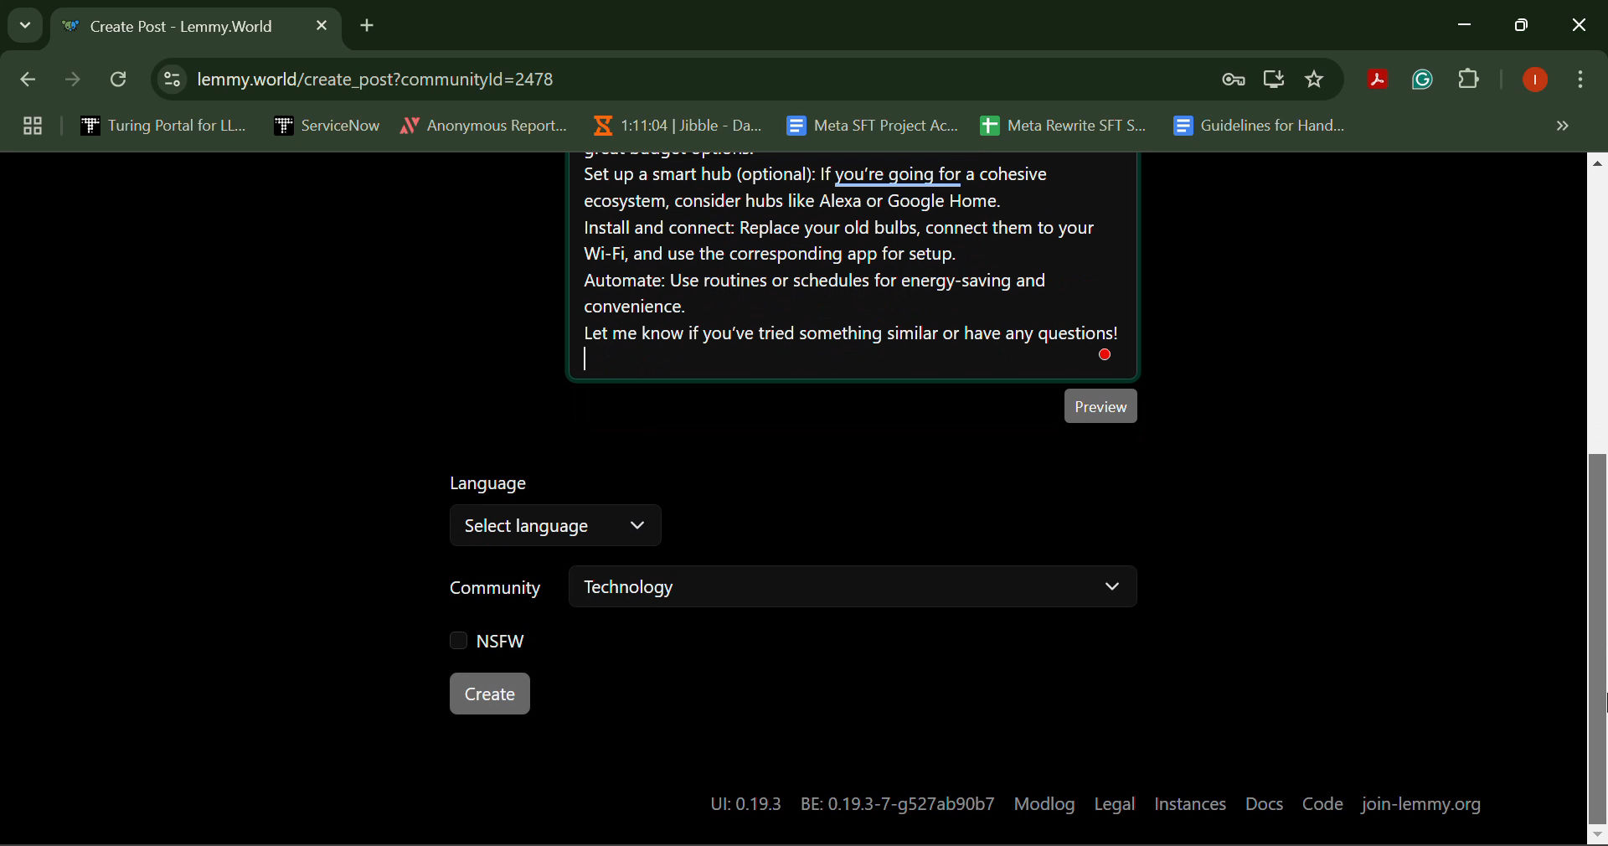  What do you see at coordinates (21, 23) in the screenshot?
I see `Search Tabs` at bounding box center [21, 23].